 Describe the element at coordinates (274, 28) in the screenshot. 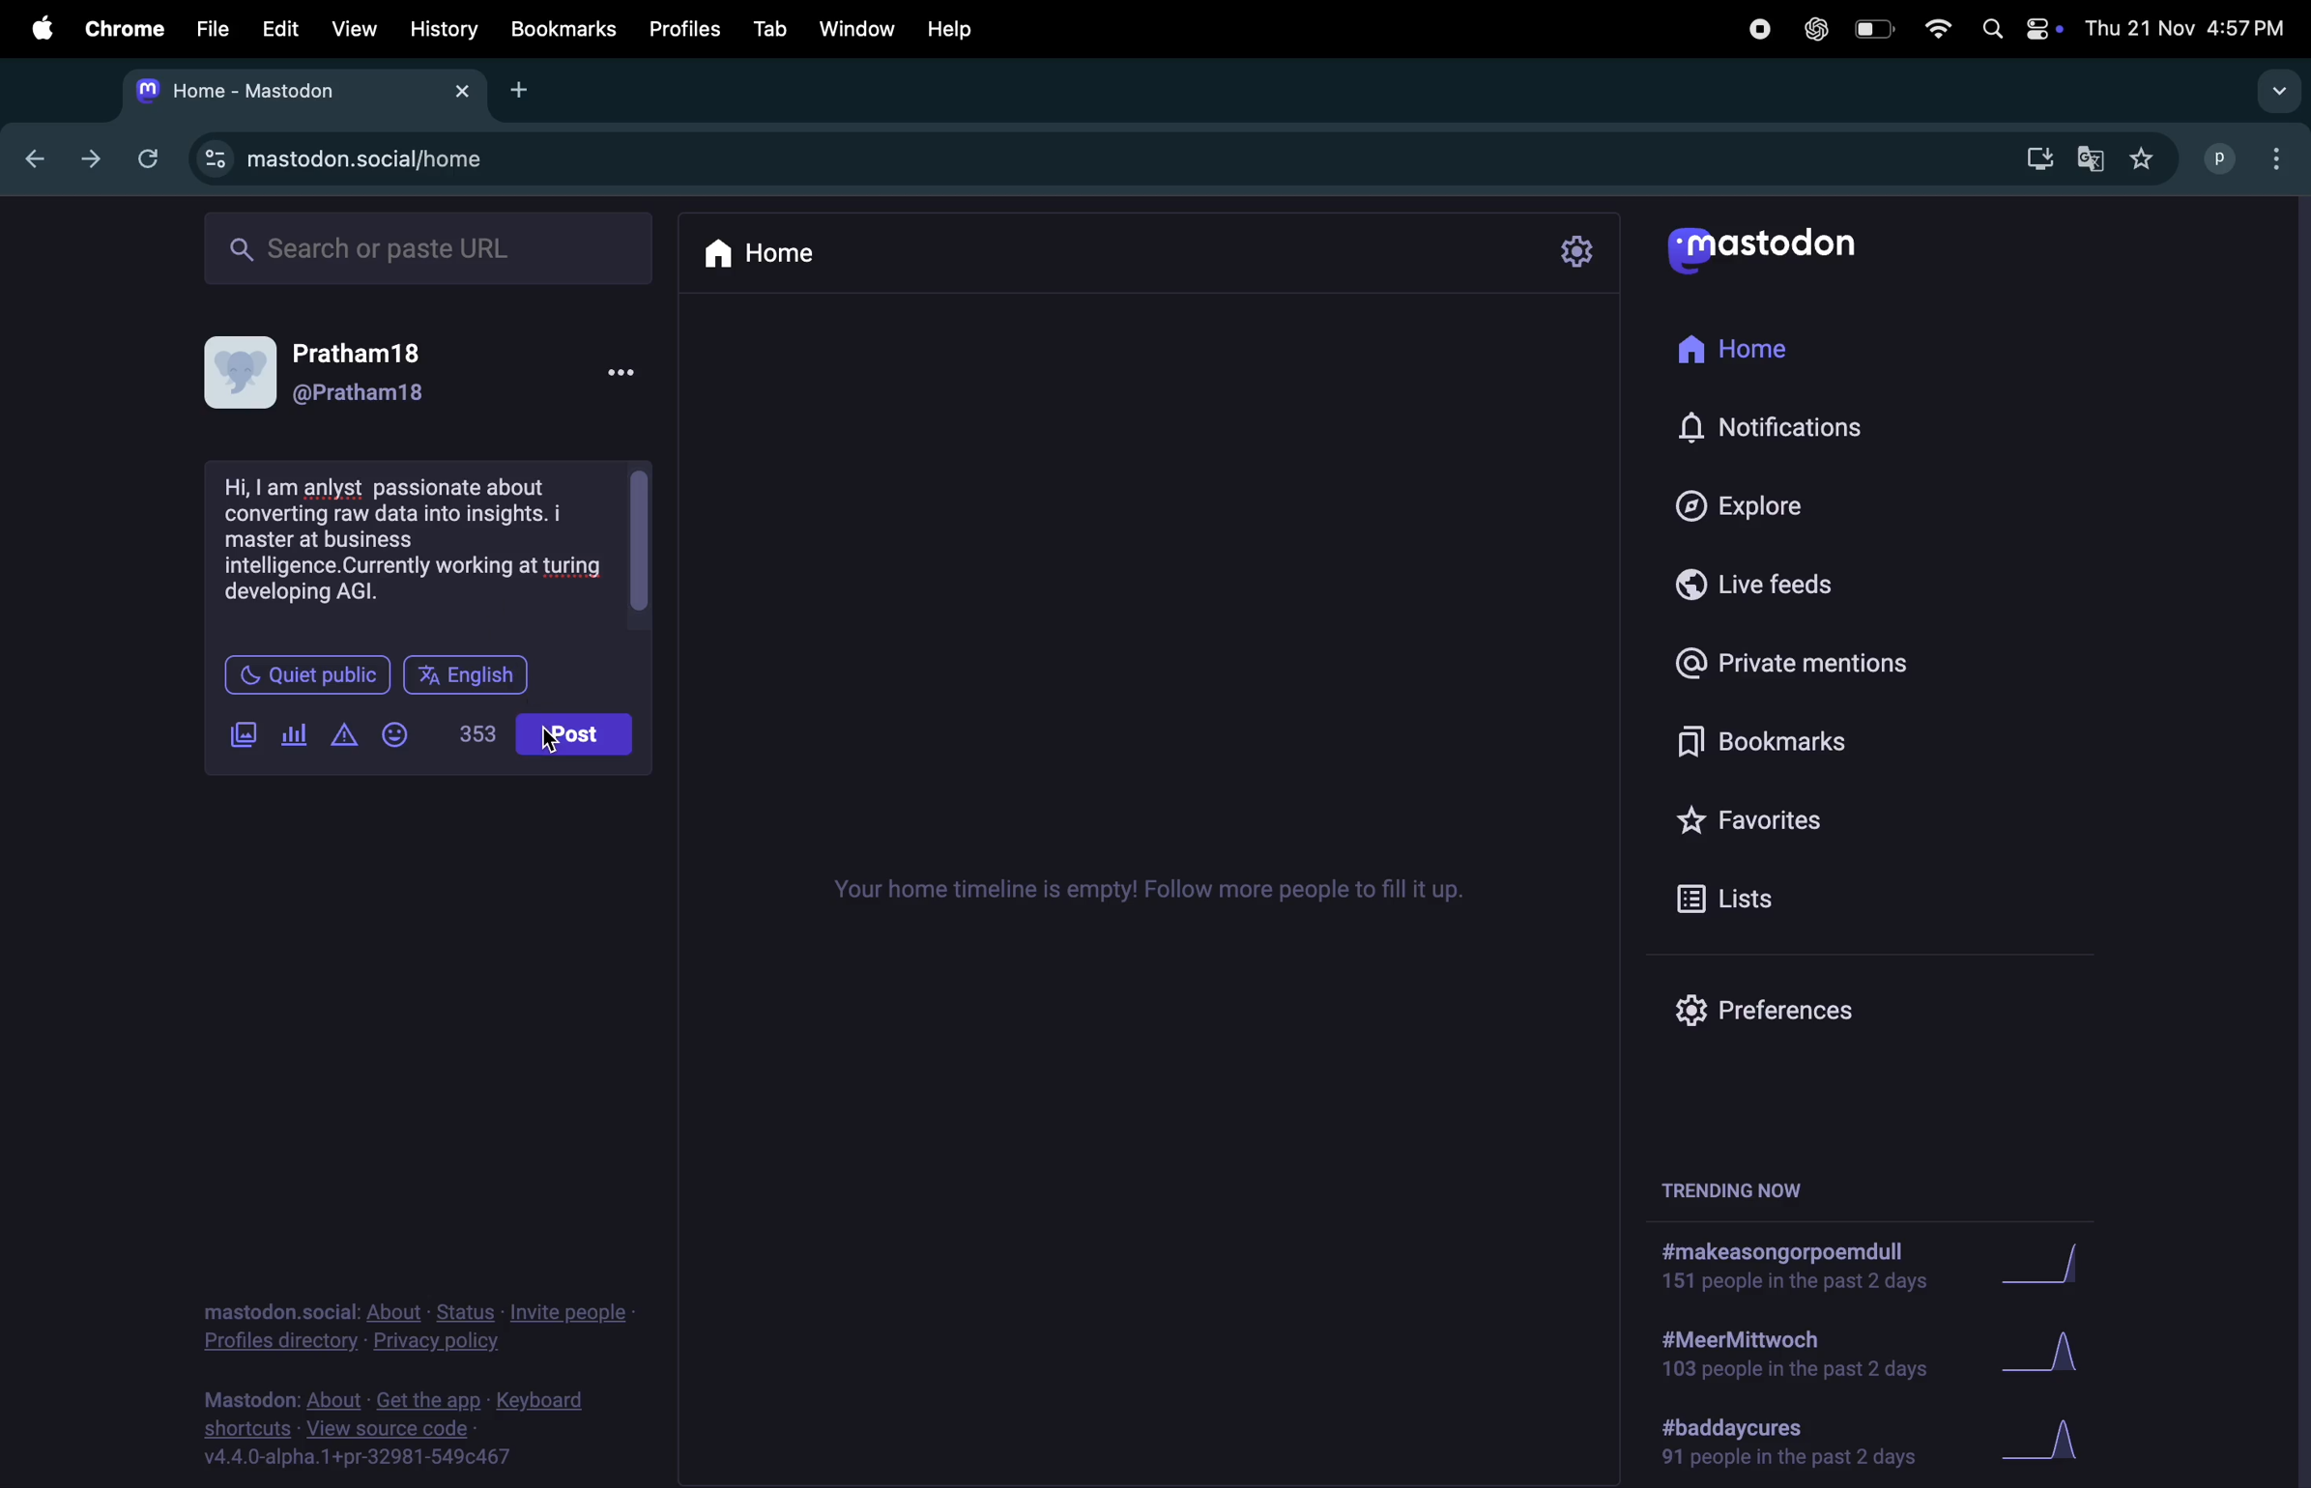

I see `edit` at that location.